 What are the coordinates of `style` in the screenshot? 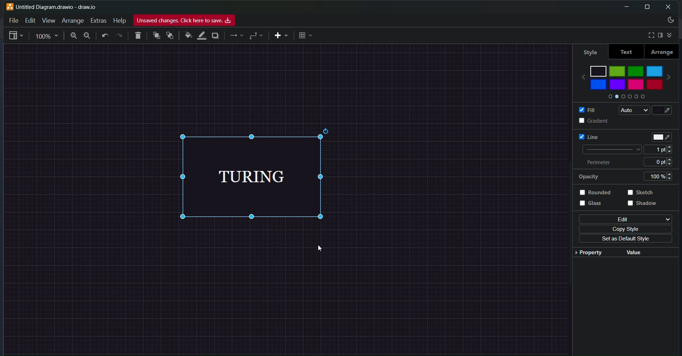 It's located at (589, 51).